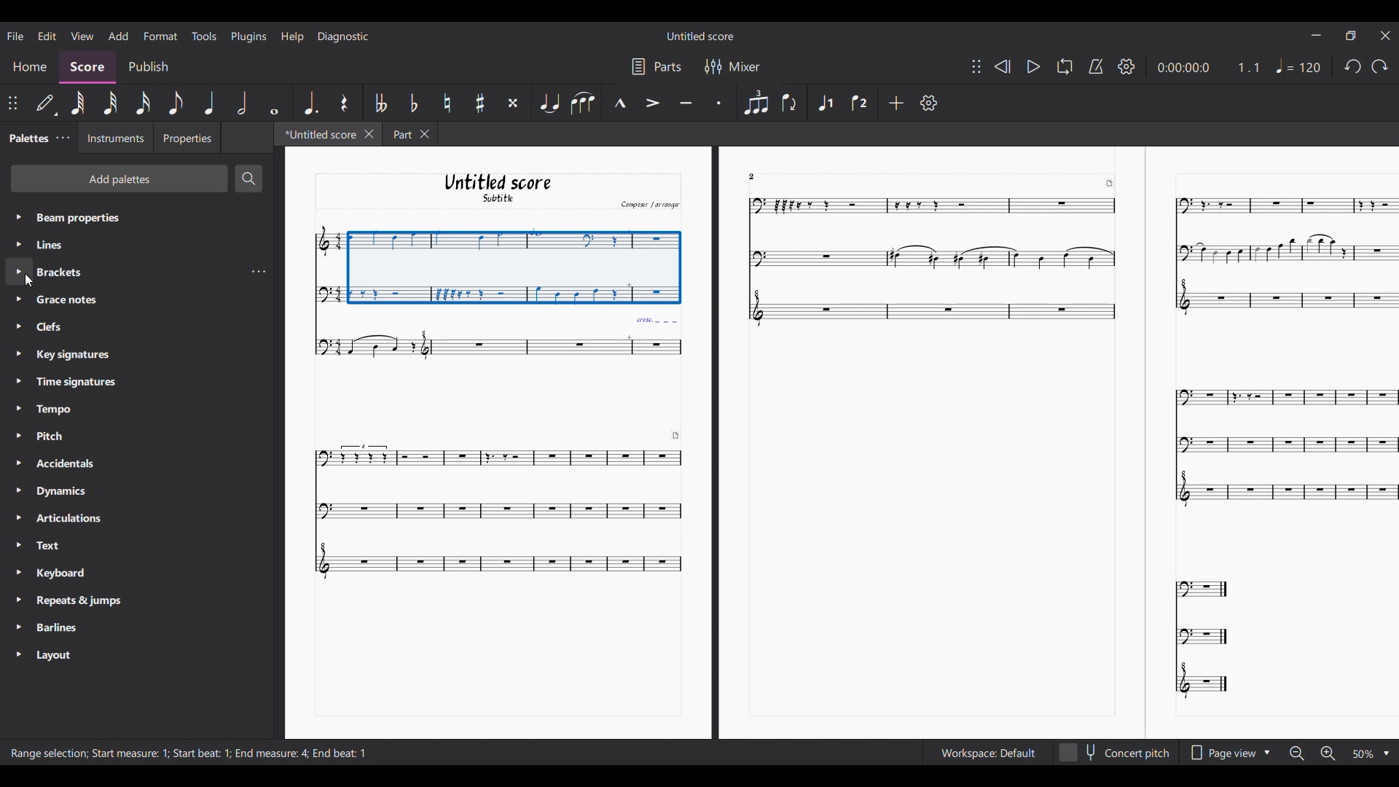 The width and height of the screenshot is (1399, 787). I want to click on Toggle natural, so click(447, 103).